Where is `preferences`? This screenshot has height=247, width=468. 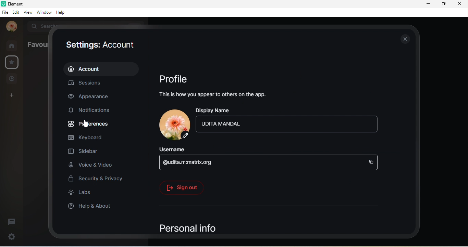 preferences is located at coordinates (89, 124).